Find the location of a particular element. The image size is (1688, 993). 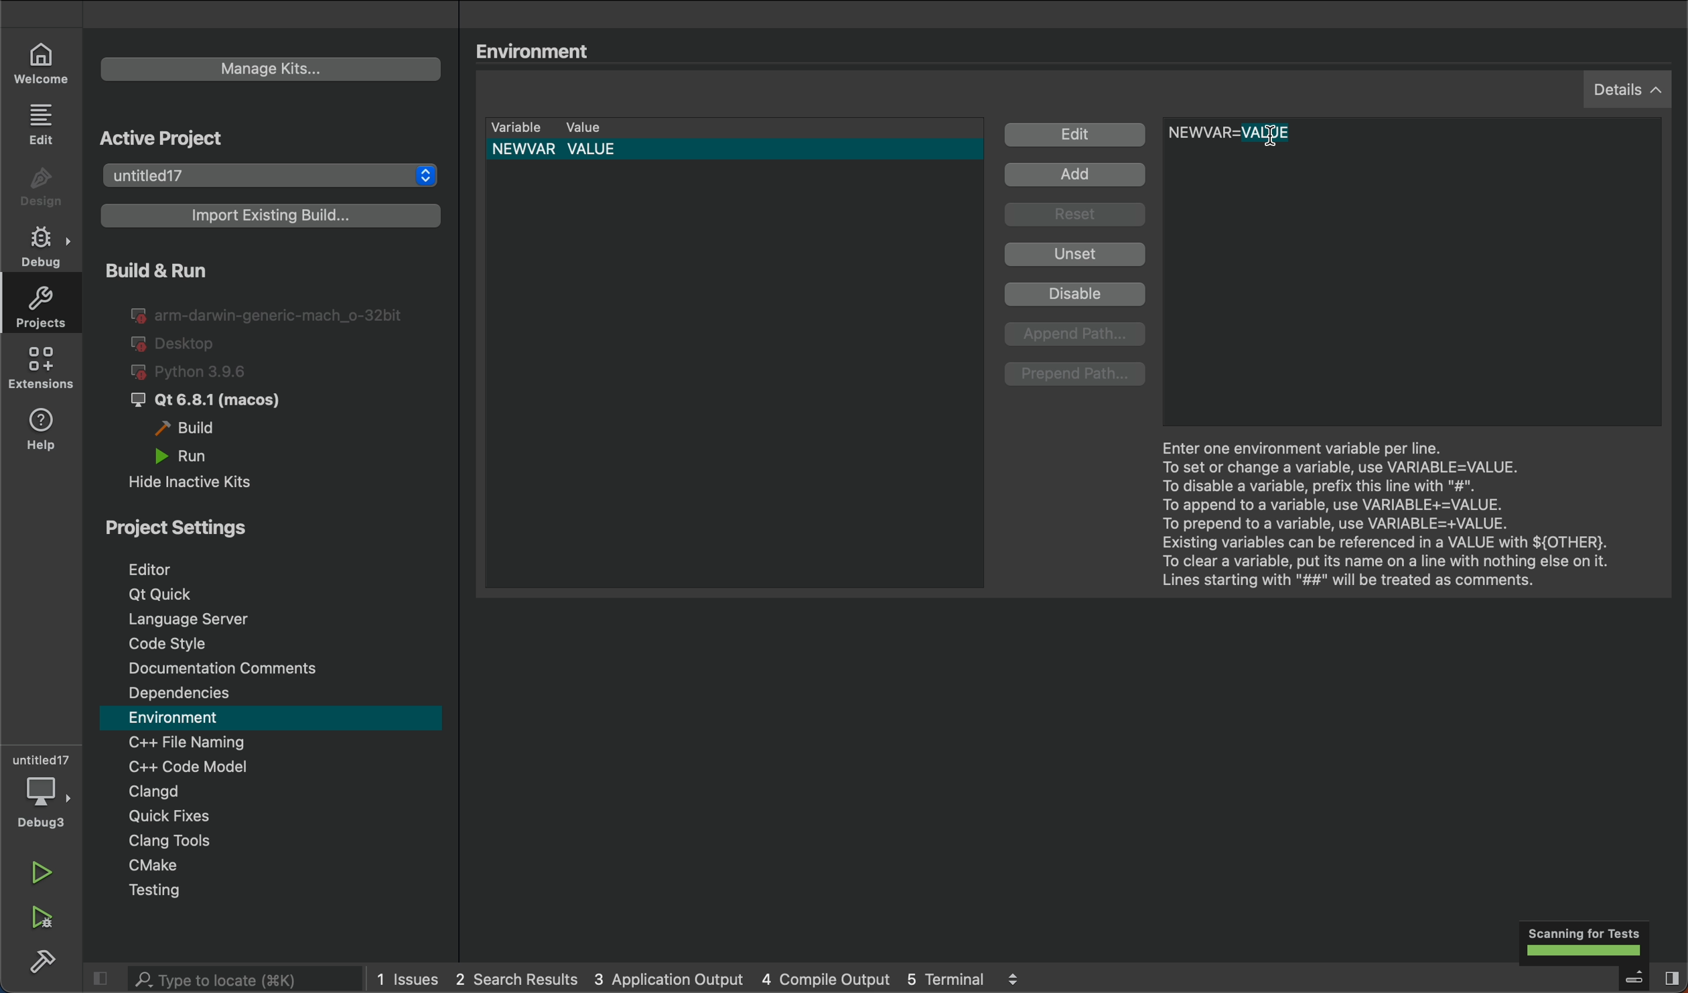

hide inactive kits is located at coordinates (204, 480).